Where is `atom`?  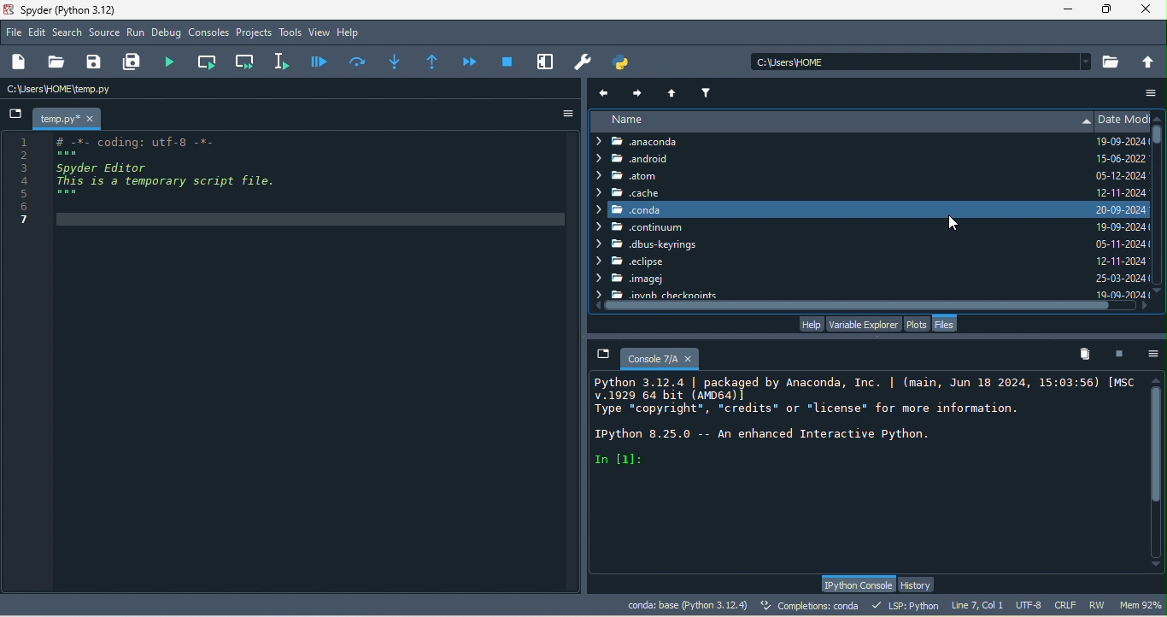
atom is located at coordinates (652, 176).